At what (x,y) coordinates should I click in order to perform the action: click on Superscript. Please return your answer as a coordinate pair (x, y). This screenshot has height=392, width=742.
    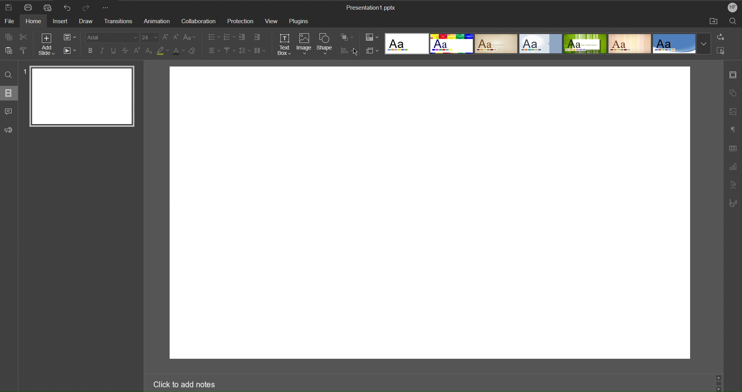
    Looking at the image, I should click on (137, 51).